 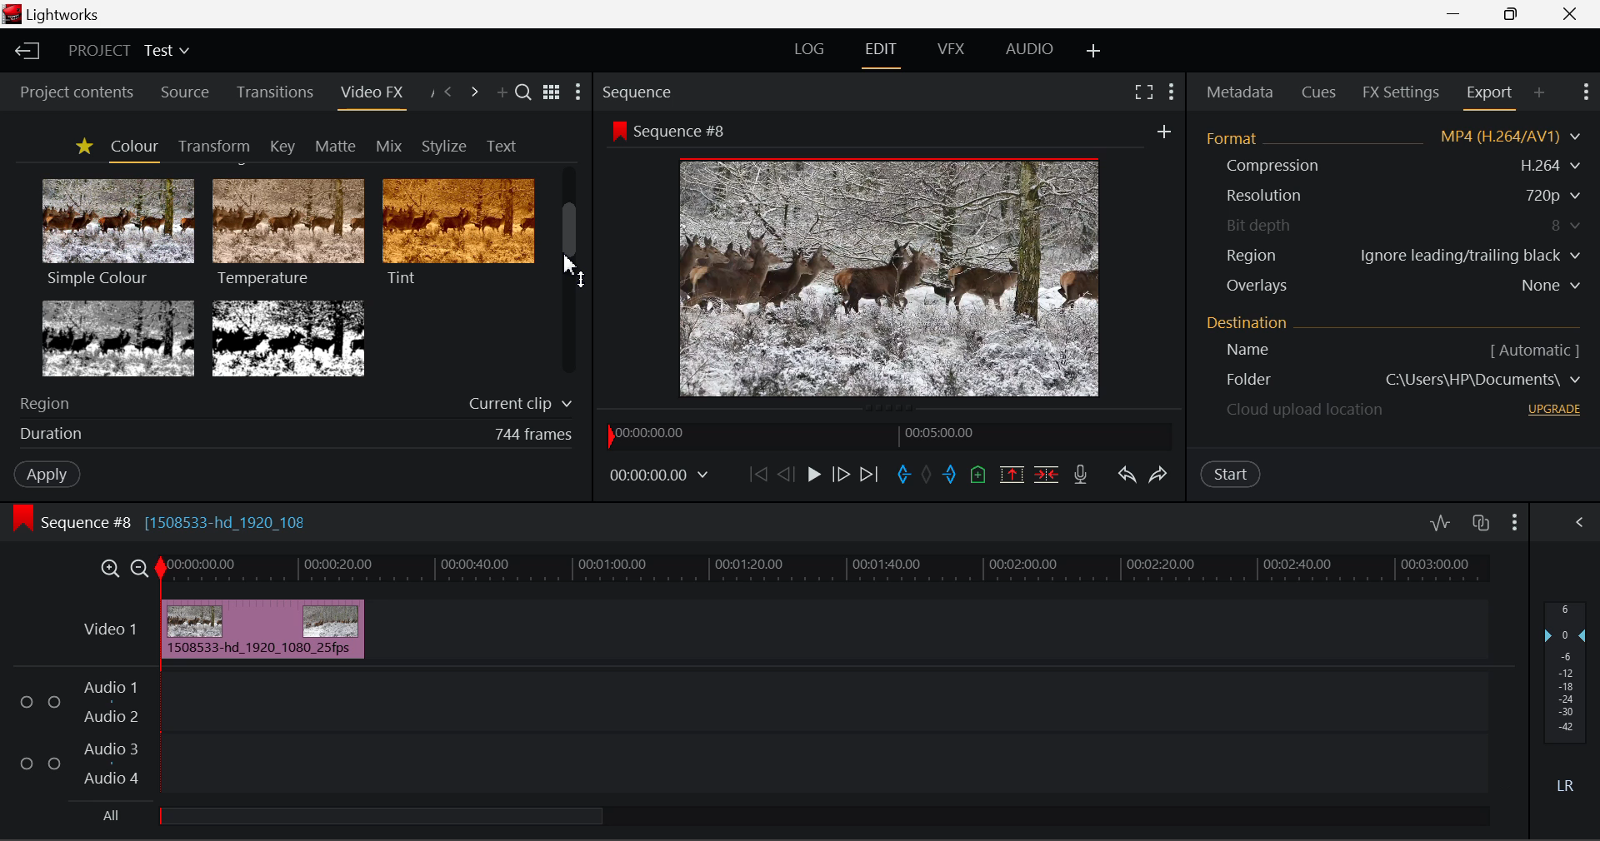 I want to click on Project contents, so click(x=69, y=94).